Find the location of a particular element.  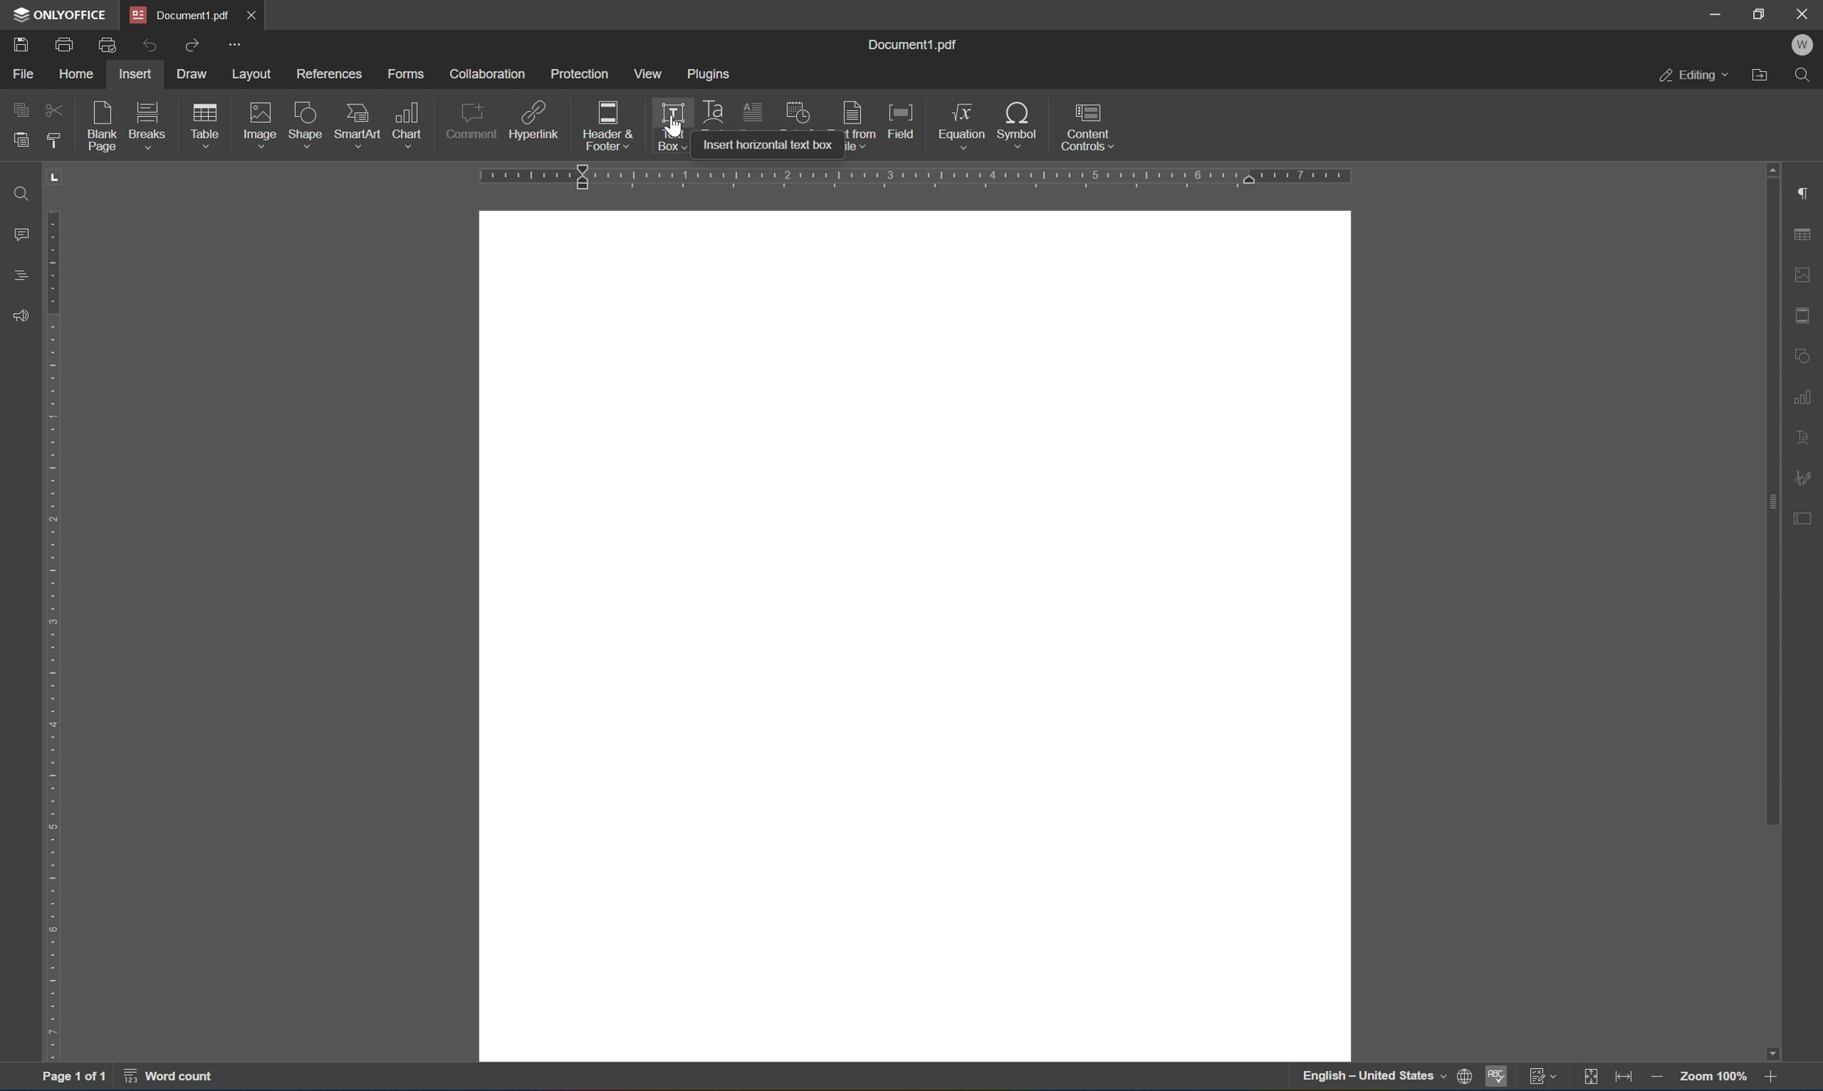

layout is located at coordinates (254, 75).